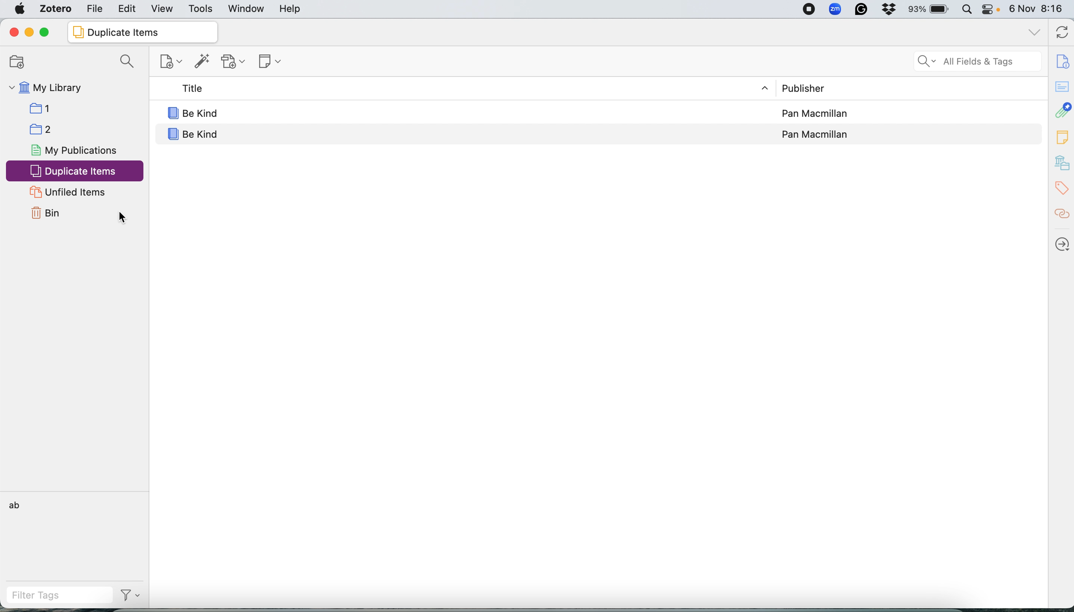 Image resolution: width=1074 pixels, height=612 pixels. I want to click on my library, so click(74, 87).